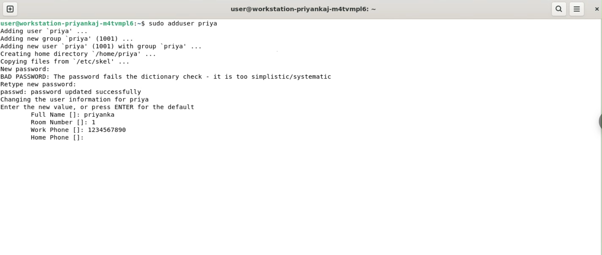  Describe the element at coordinates (54, 131) in the screenshot. I see `work phone []:` at that location.